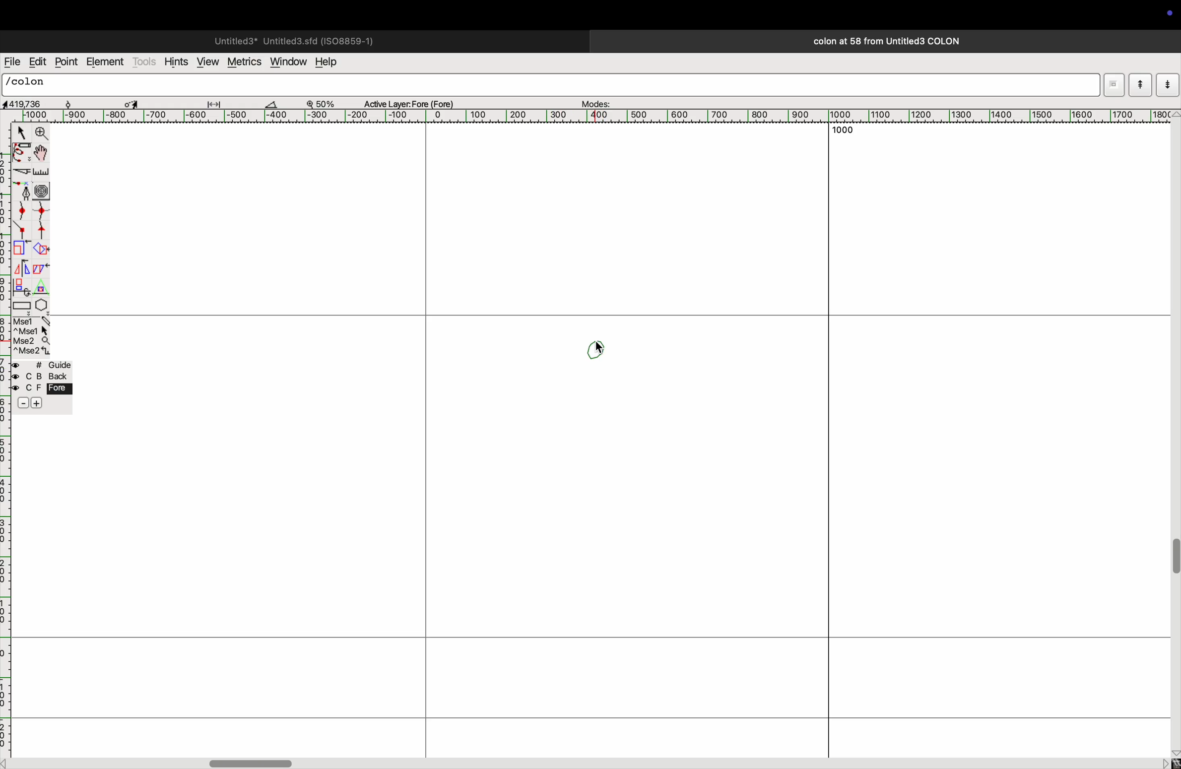  Describe the element at coordinates (1139, 85) in the screenshot. I see `mode up` at that location.